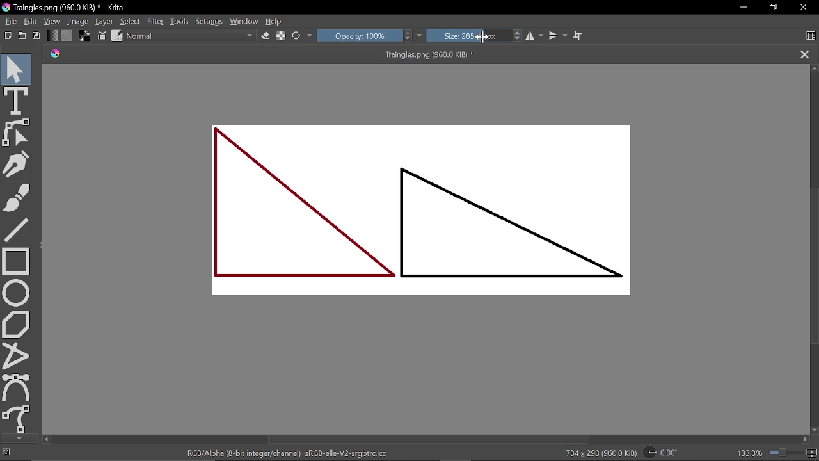  I want to click on Polyline tool, so click(17, 355).